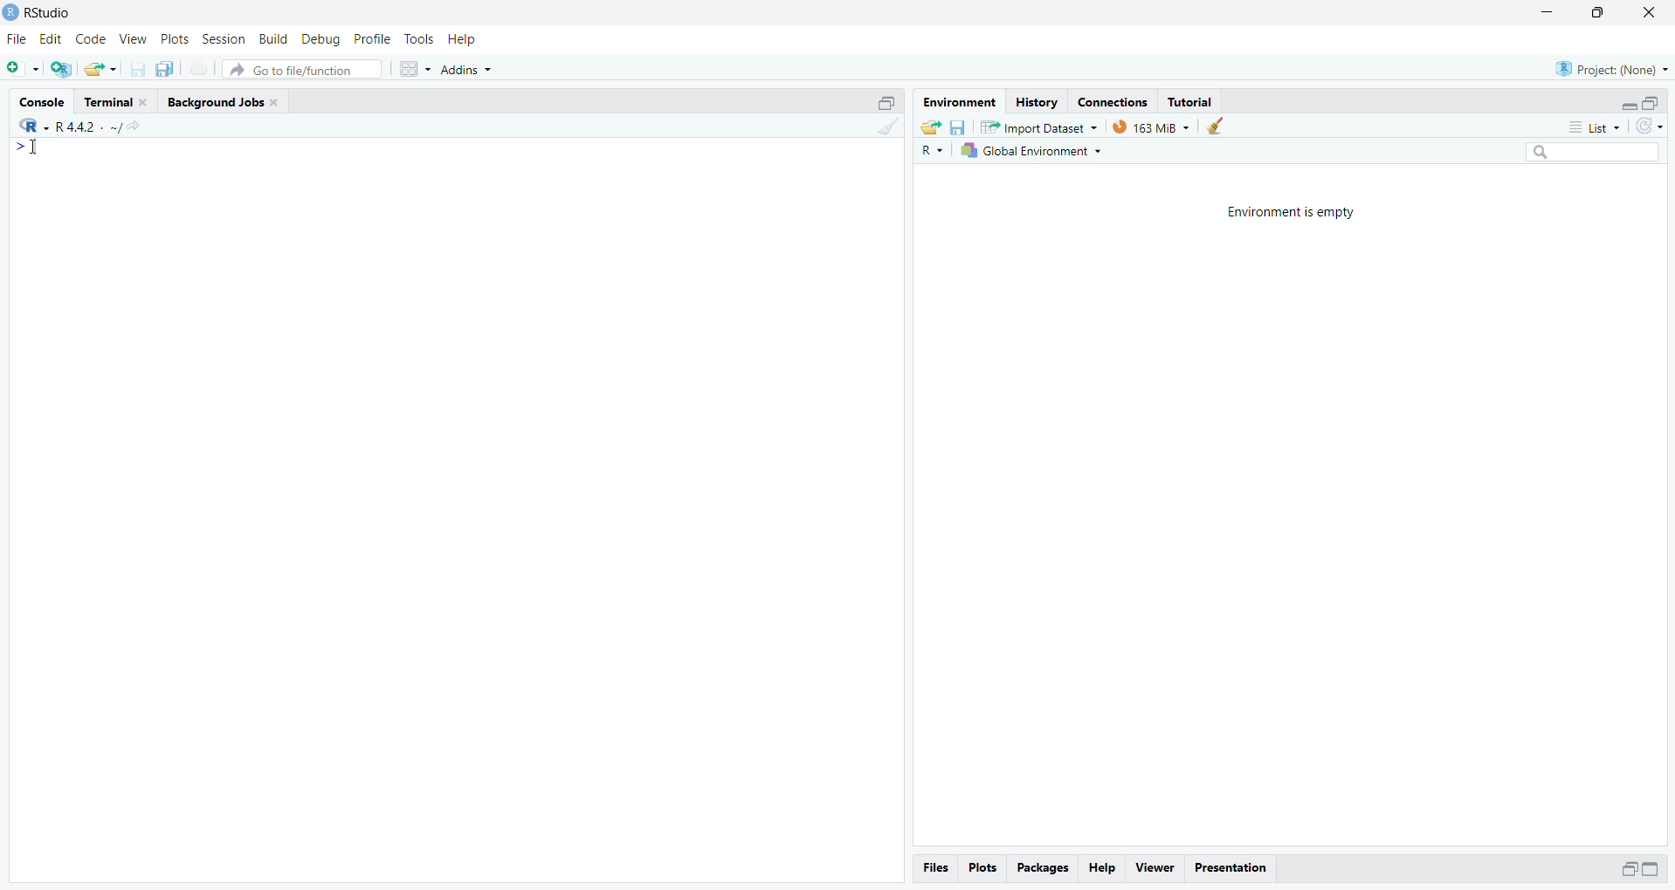 The height and width of the screenshot is (890, 1675). Describe the element at coordinates (61, 69) in the screenshot. I see `add file` at that location.